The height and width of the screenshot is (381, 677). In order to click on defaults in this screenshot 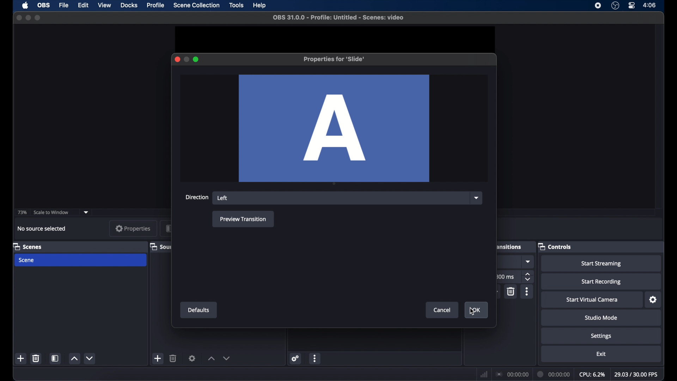, I will do `click(199, 310)`.